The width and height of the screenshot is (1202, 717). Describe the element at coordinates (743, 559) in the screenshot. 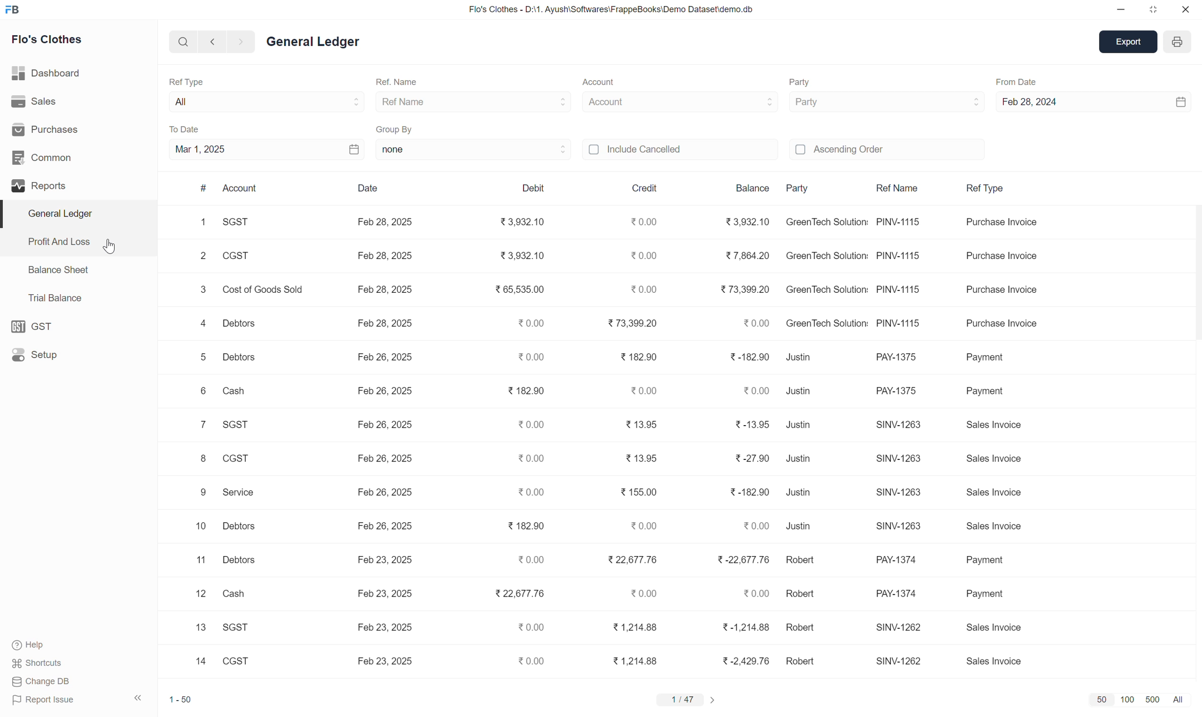

I see `₹-22,677.76` at that location.